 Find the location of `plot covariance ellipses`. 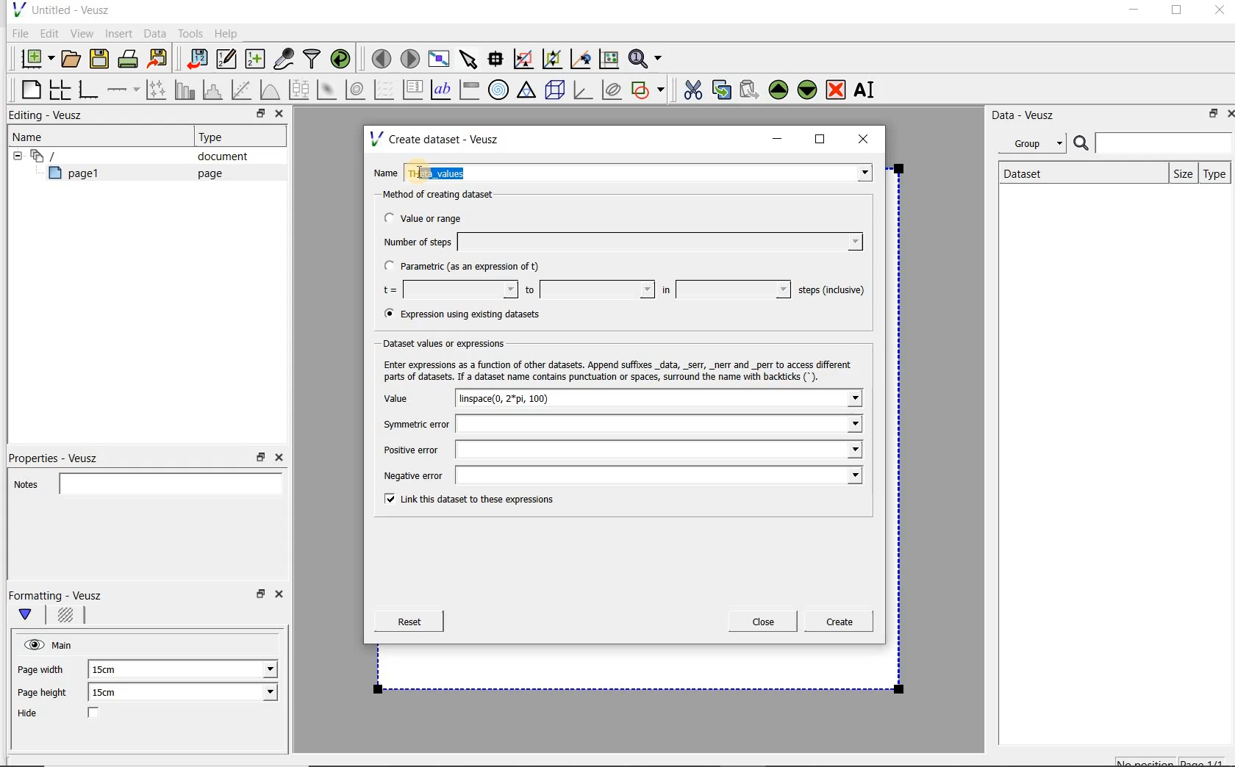

plot covariance ellipses is located at coordinates (612, 90).